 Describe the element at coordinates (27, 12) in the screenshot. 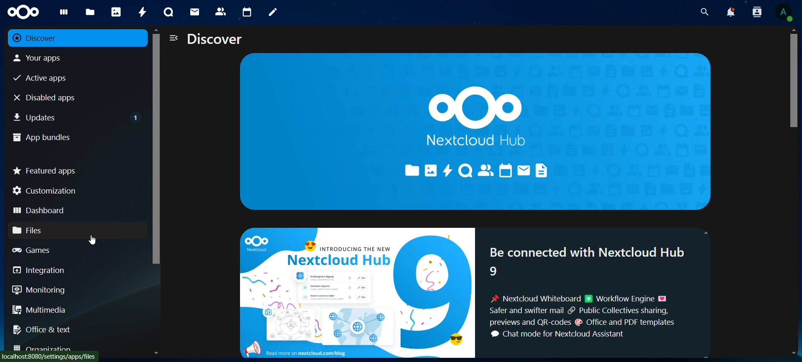

I see `icon` at that location.